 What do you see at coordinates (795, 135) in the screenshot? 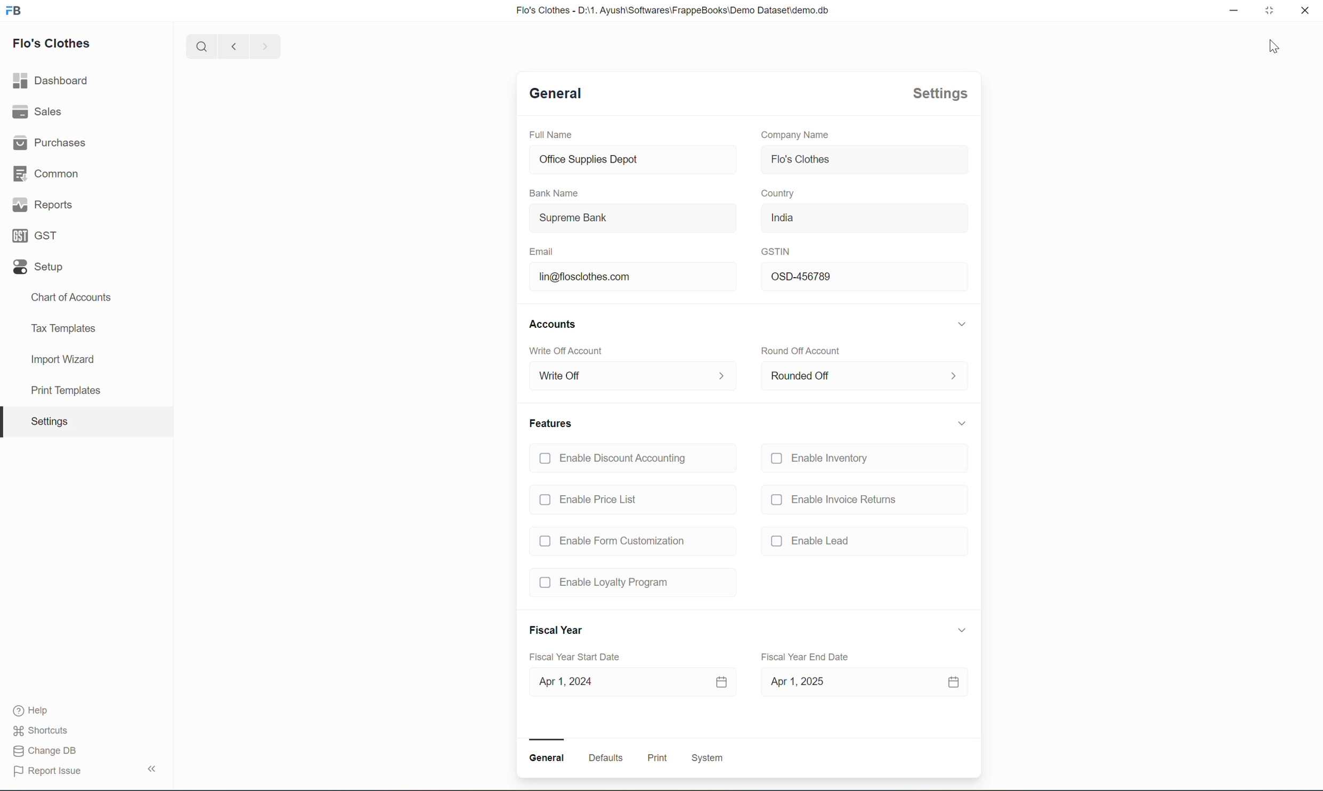
I see `Company Name` at bounding box center [795, 135].